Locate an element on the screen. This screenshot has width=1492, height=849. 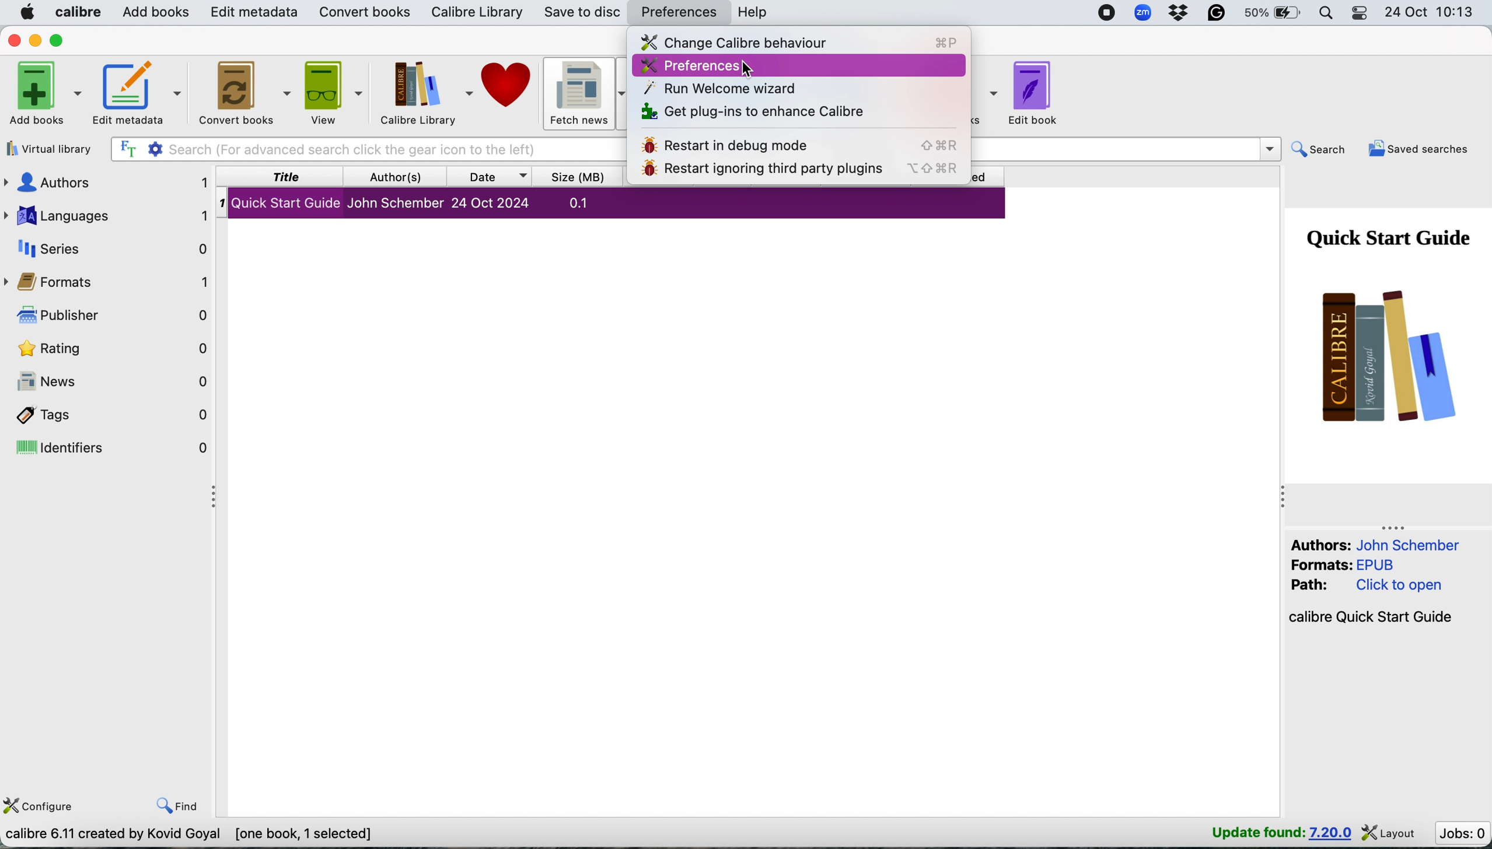
add books is located at coordinates (155, 13).